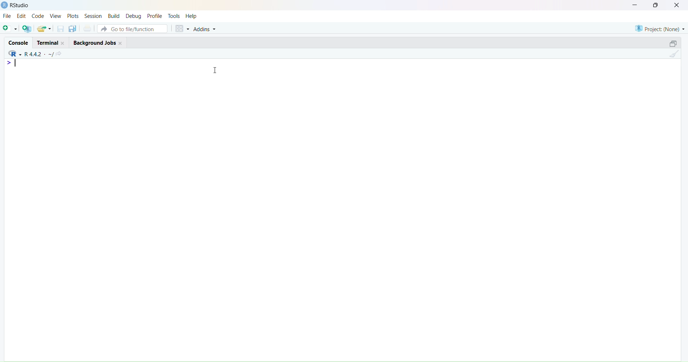  Describe the element at coordinates (677, 5) in the screenshot. I see `close` at that location.